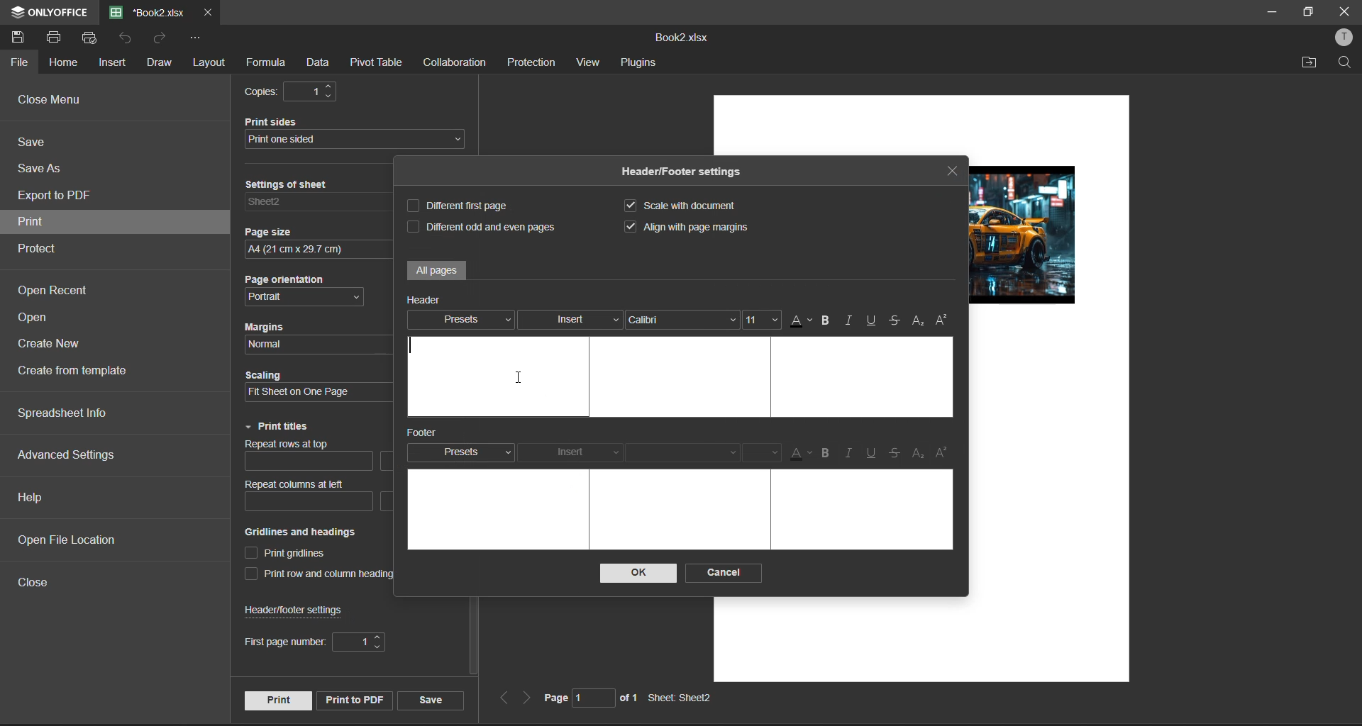  I want to click on close tab, so click(206, 14).